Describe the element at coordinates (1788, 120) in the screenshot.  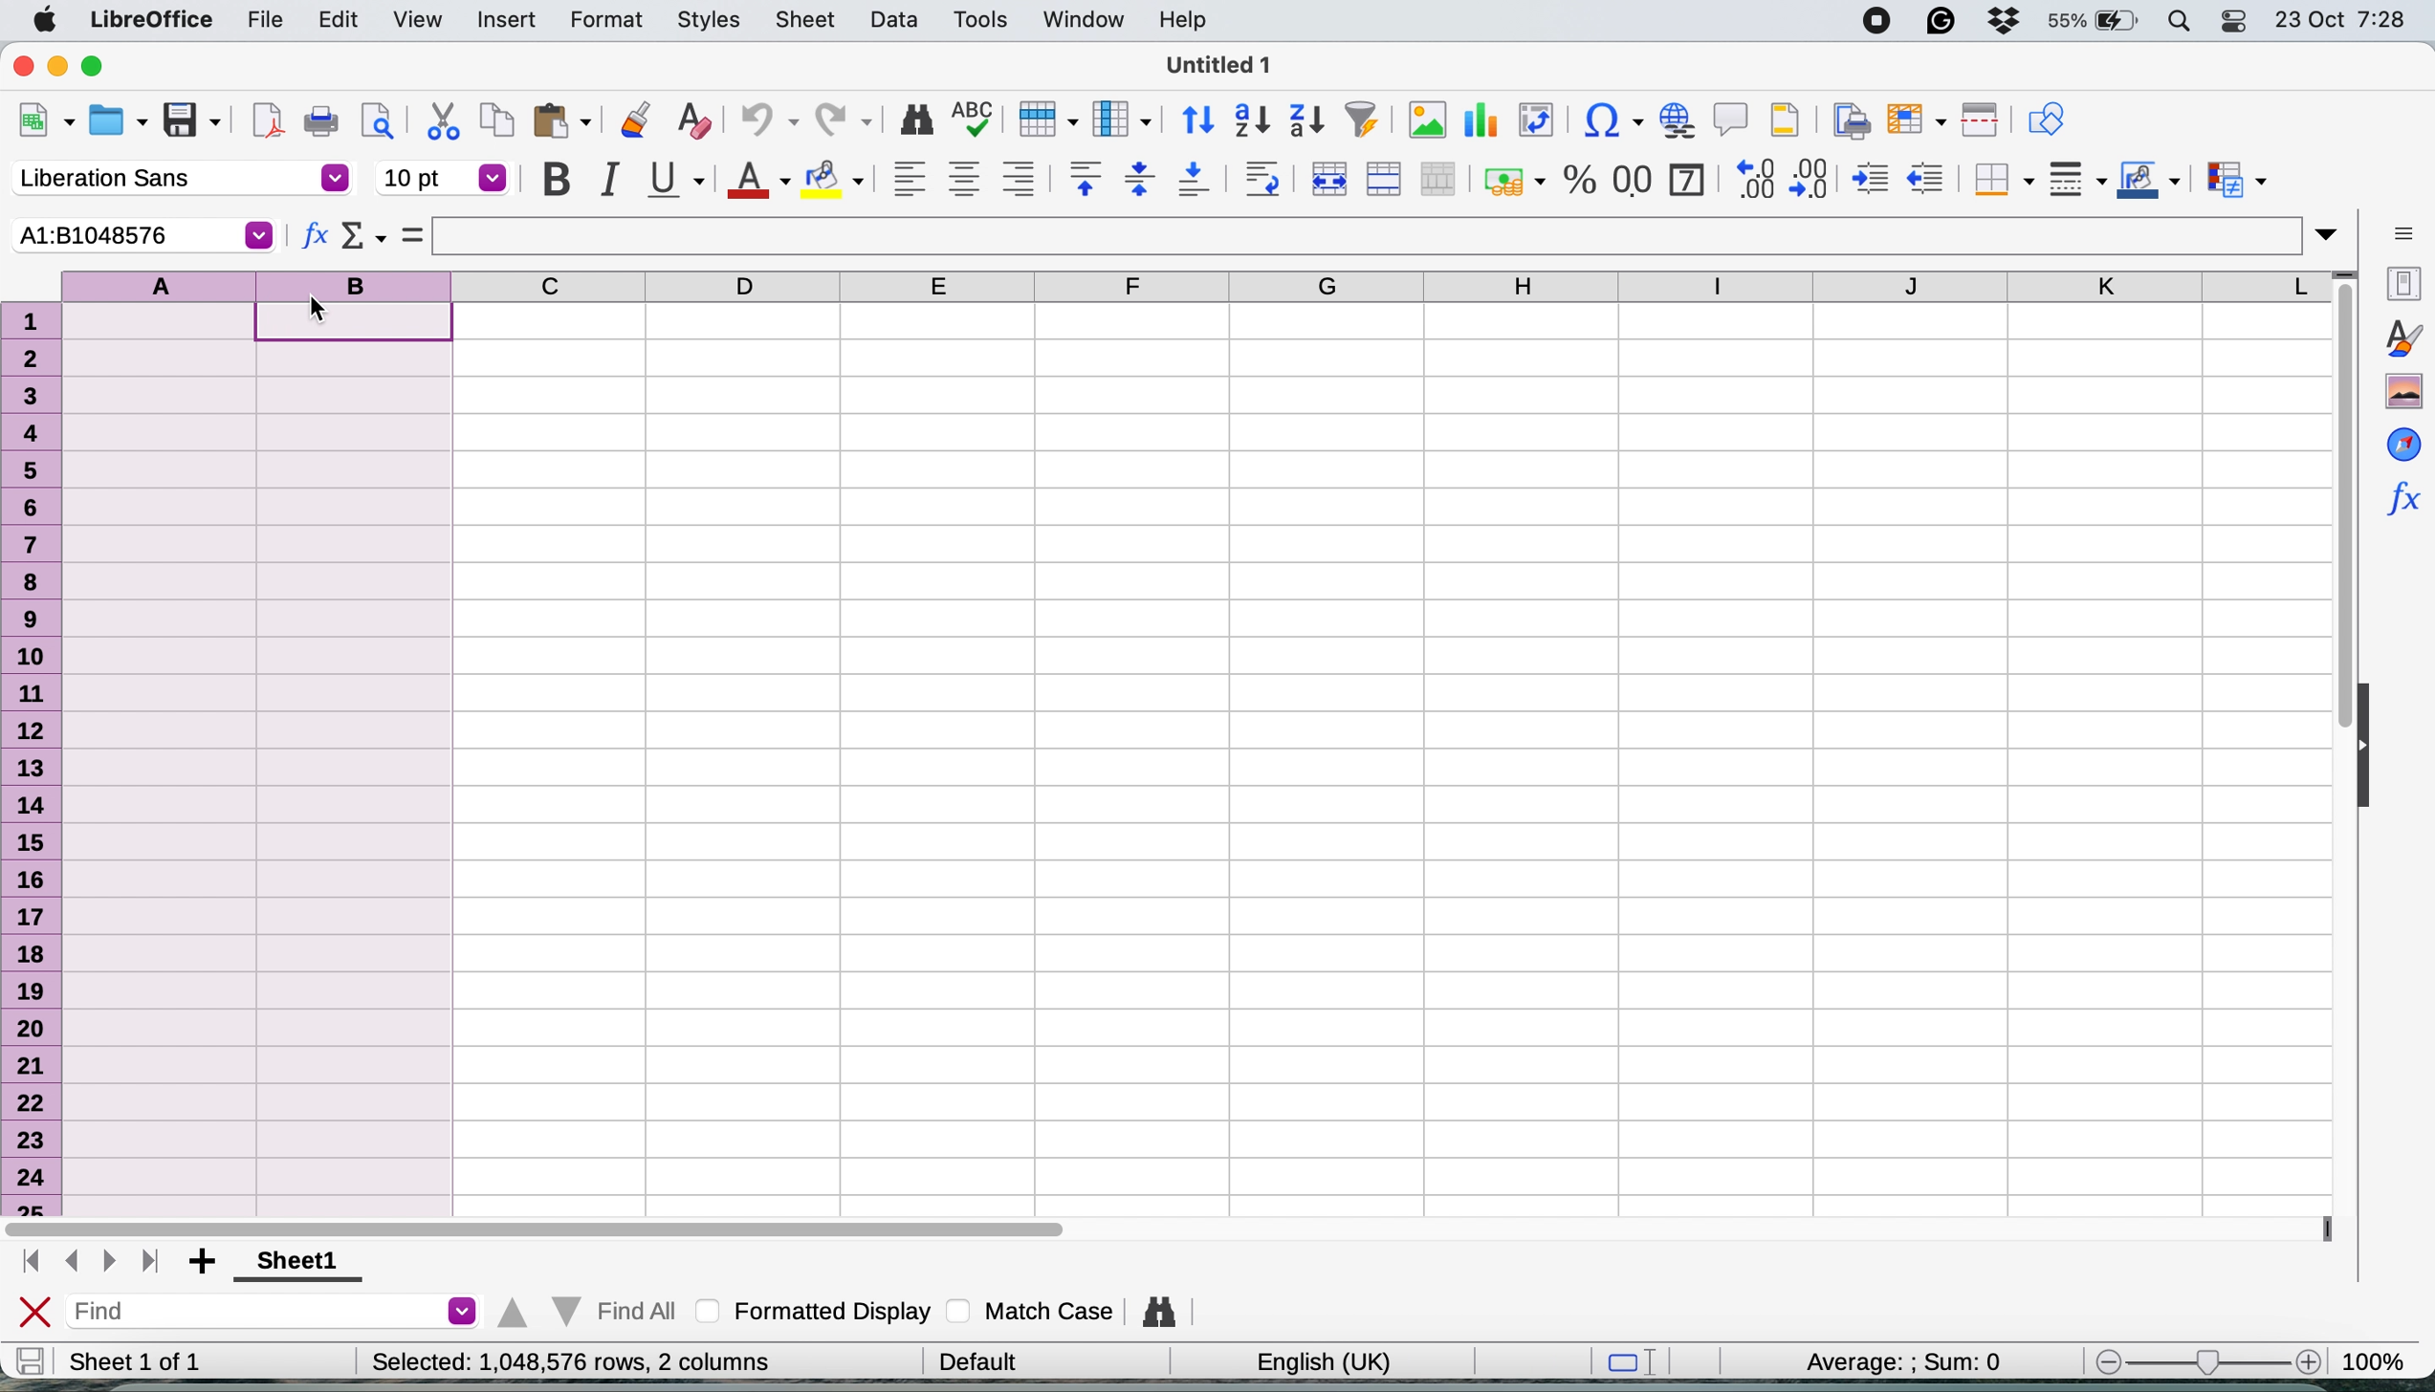
I see `headers and footers` at that location.